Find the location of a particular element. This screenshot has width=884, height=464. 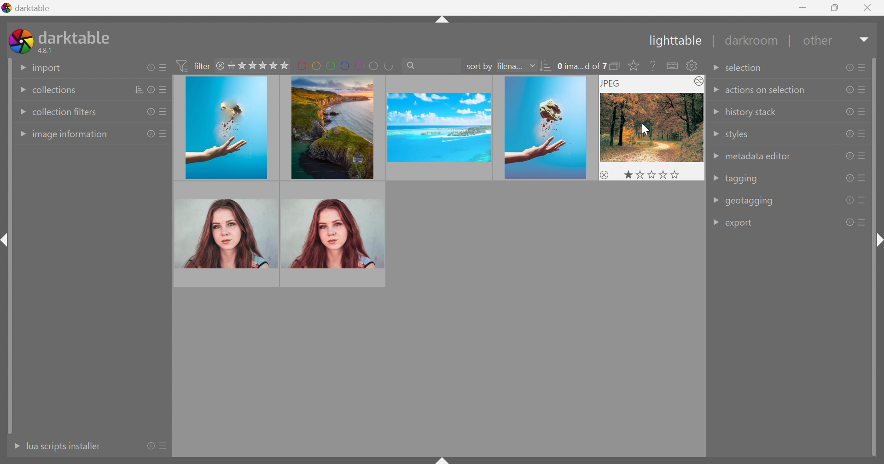

reset is located at coordinates (849, 201).